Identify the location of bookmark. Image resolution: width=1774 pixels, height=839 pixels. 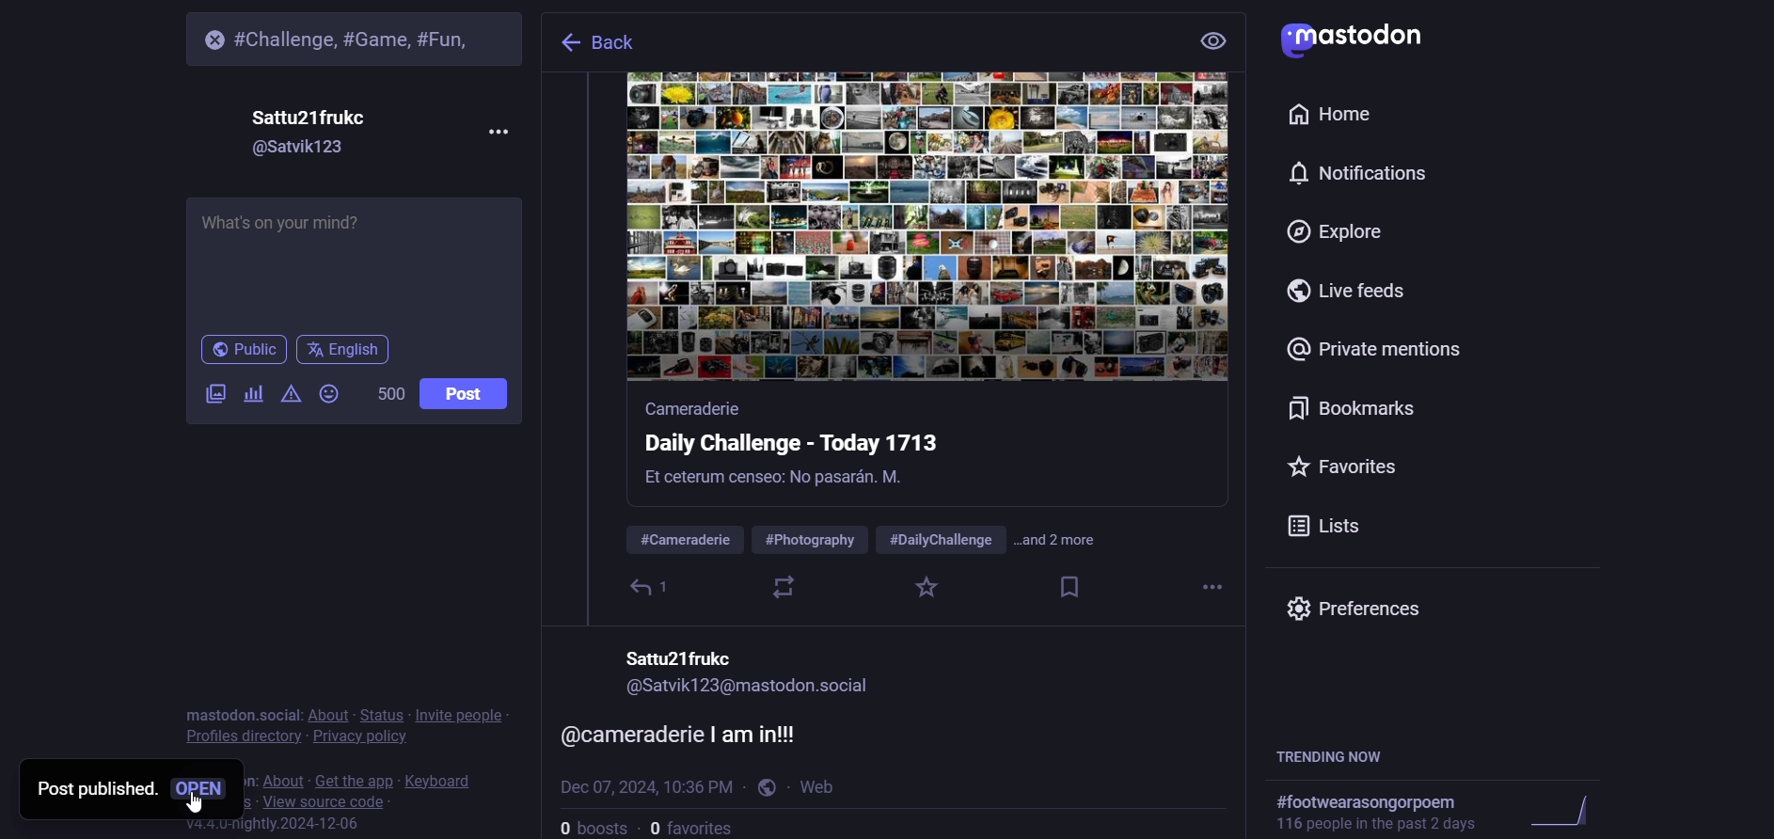
(1350, 409).